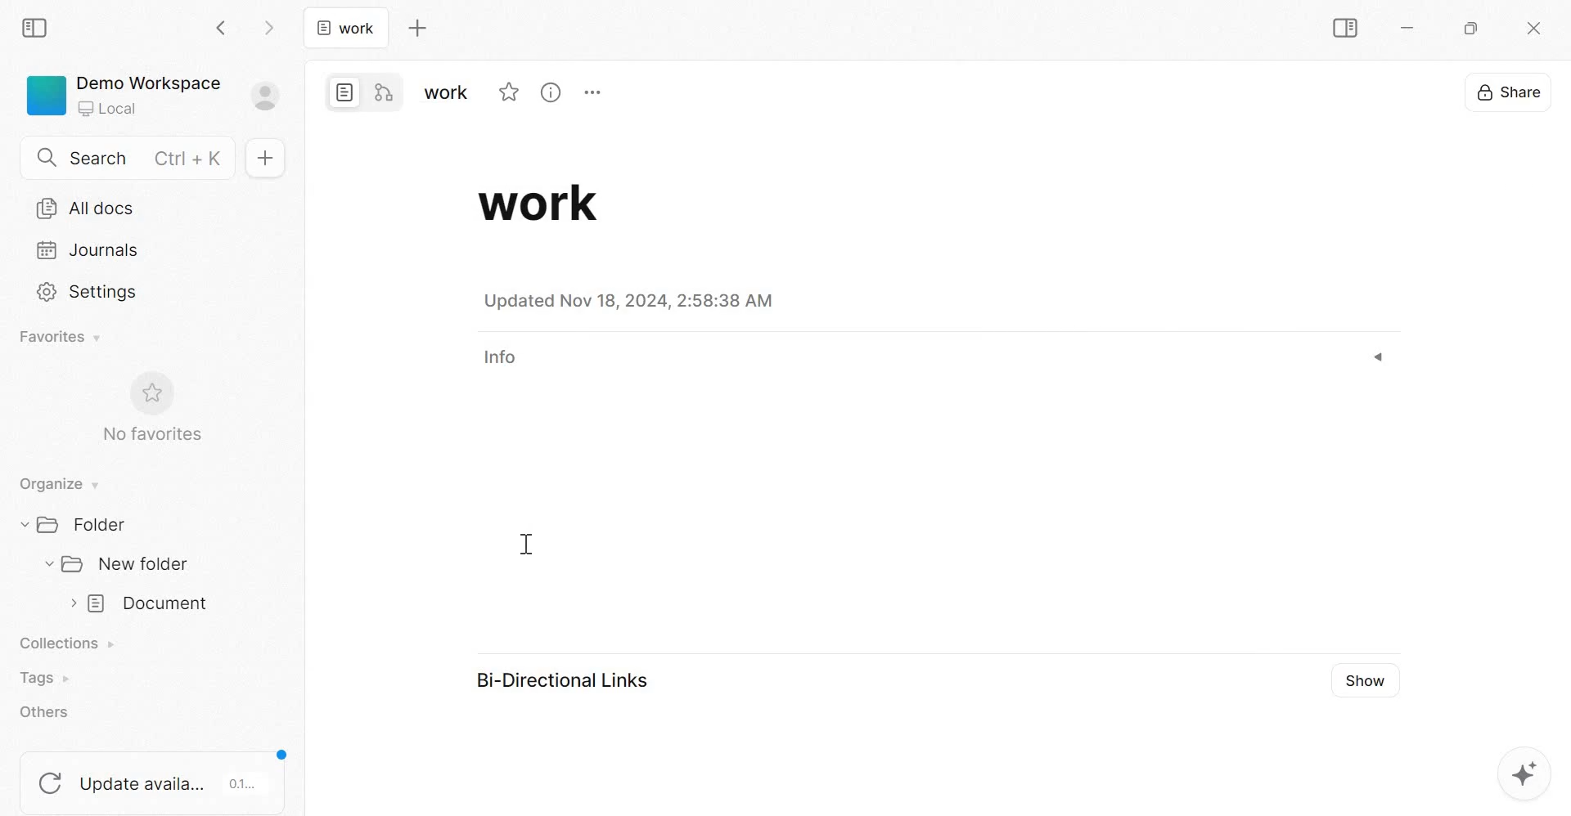 The width and height of the screenshot is (1571, 816). Describe the element at coordinates (56, 485) in the screenshot. I see `Organize` at that location.